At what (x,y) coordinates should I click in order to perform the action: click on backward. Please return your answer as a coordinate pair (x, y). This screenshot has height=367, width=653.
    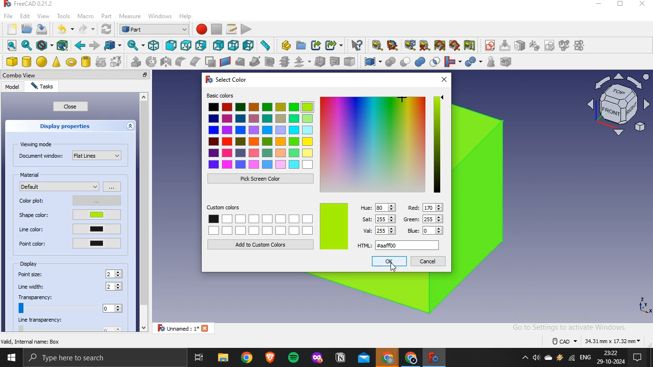
    Looking at the image, I should click on (79, 45).